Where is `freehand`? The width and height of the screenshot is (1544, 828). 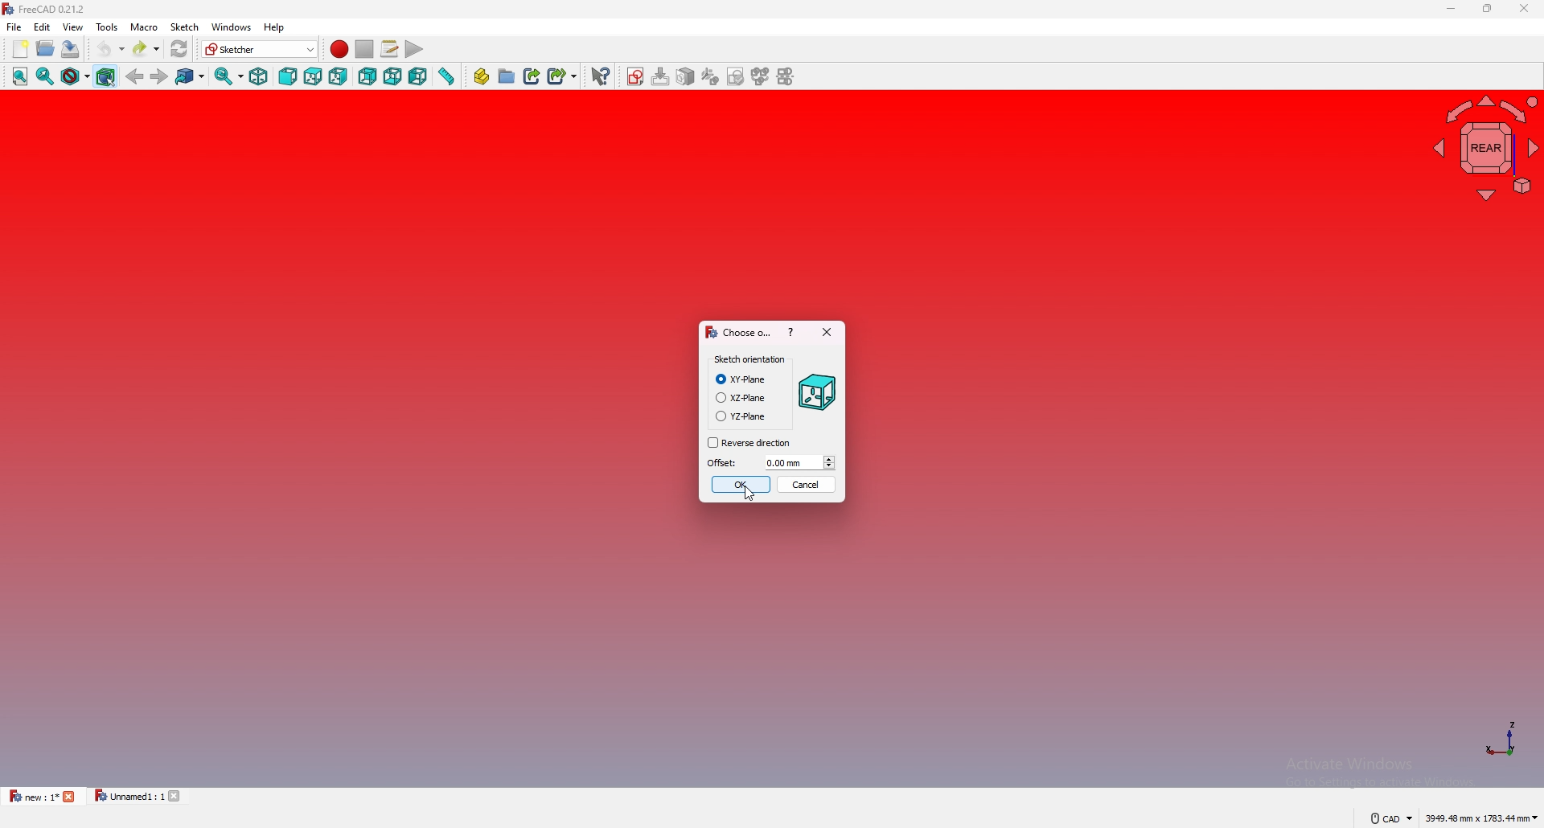
freehand is located at coordinates (786, 76).